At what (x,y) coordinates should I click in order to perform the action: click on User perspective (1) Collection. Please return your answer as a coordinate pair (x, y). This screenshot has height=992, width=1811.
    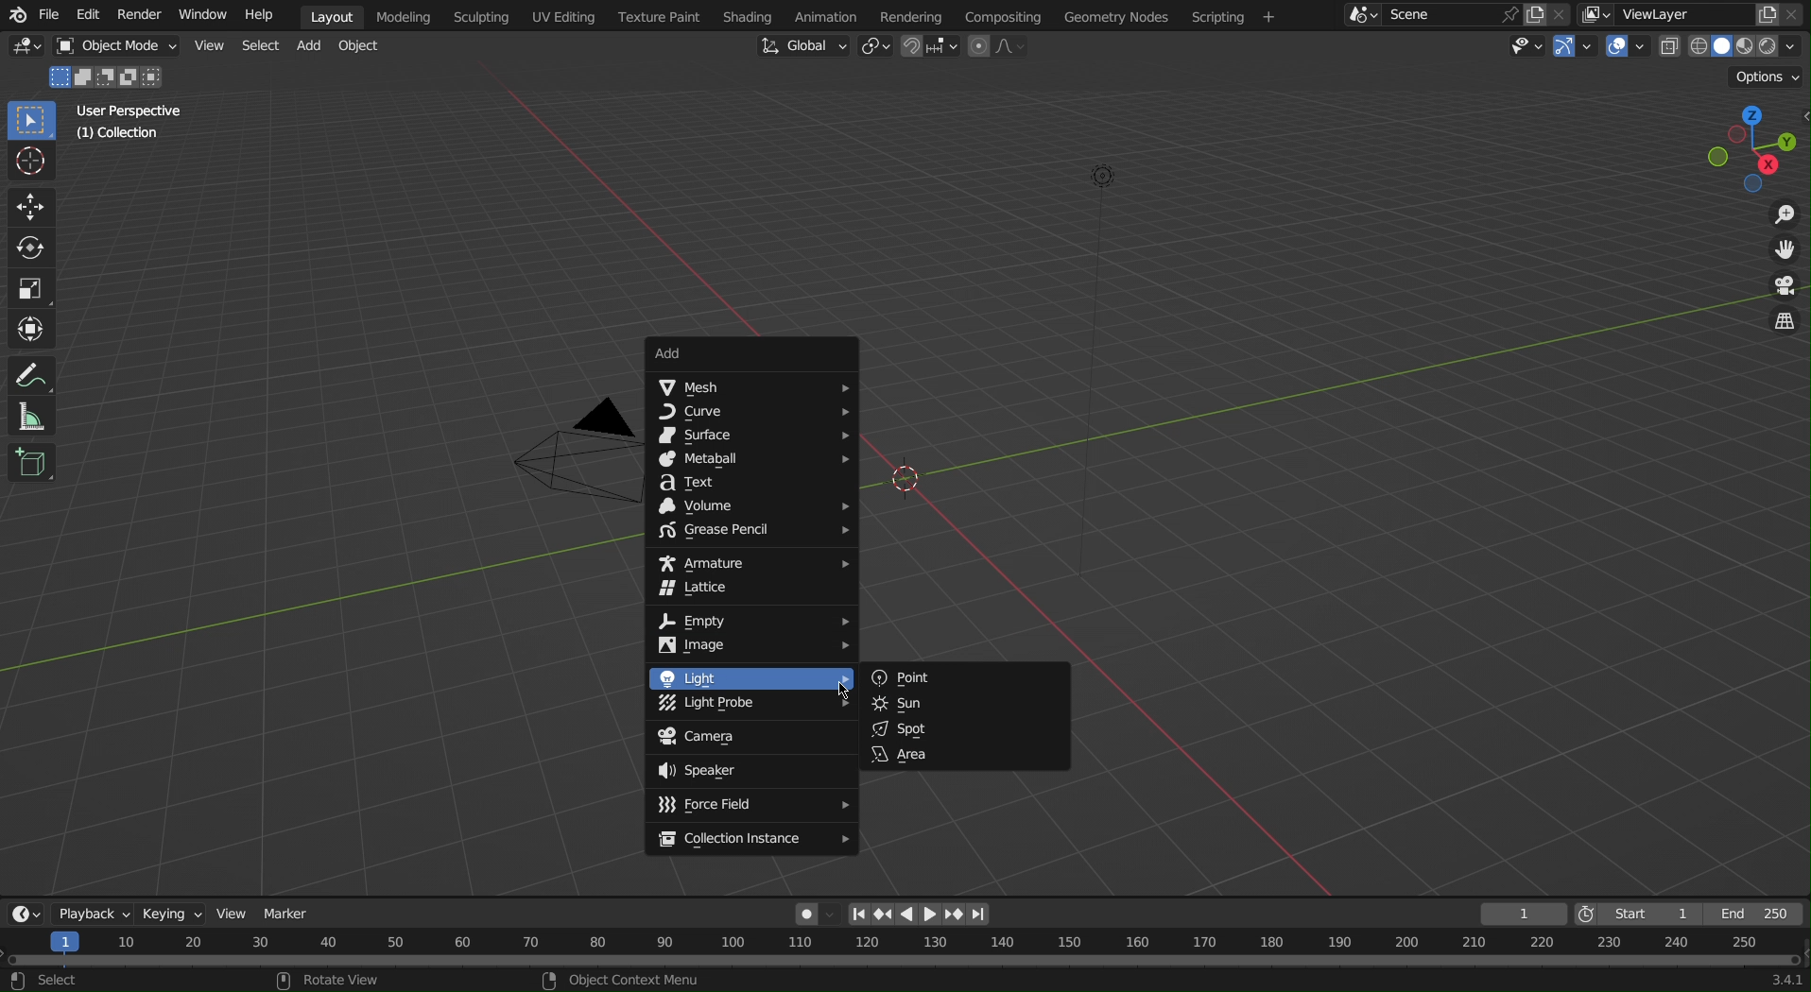
    Looking at the image, I should click on (128, 121).